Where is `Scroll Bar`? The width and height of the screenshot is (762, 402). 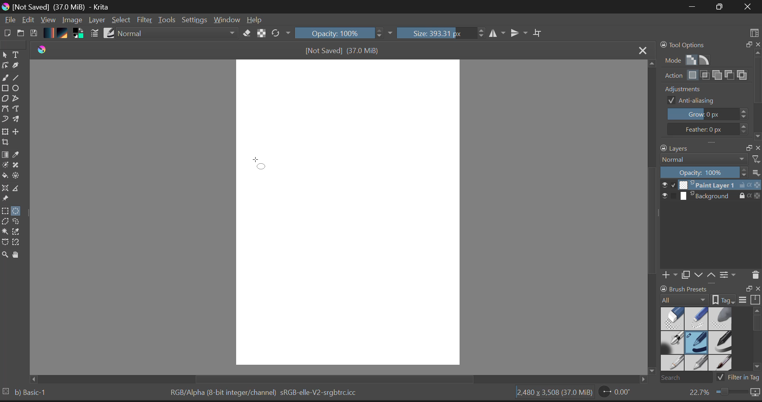
Scroll Bar is located at coordinates (342, 379).